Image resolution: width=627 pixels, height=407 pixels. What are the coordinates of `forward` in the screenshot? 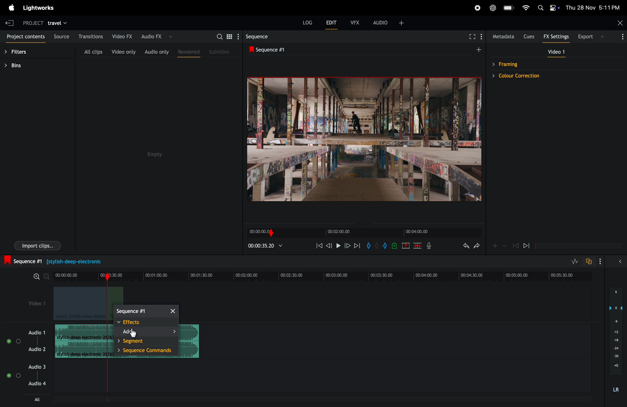 It's located at (529, 246).